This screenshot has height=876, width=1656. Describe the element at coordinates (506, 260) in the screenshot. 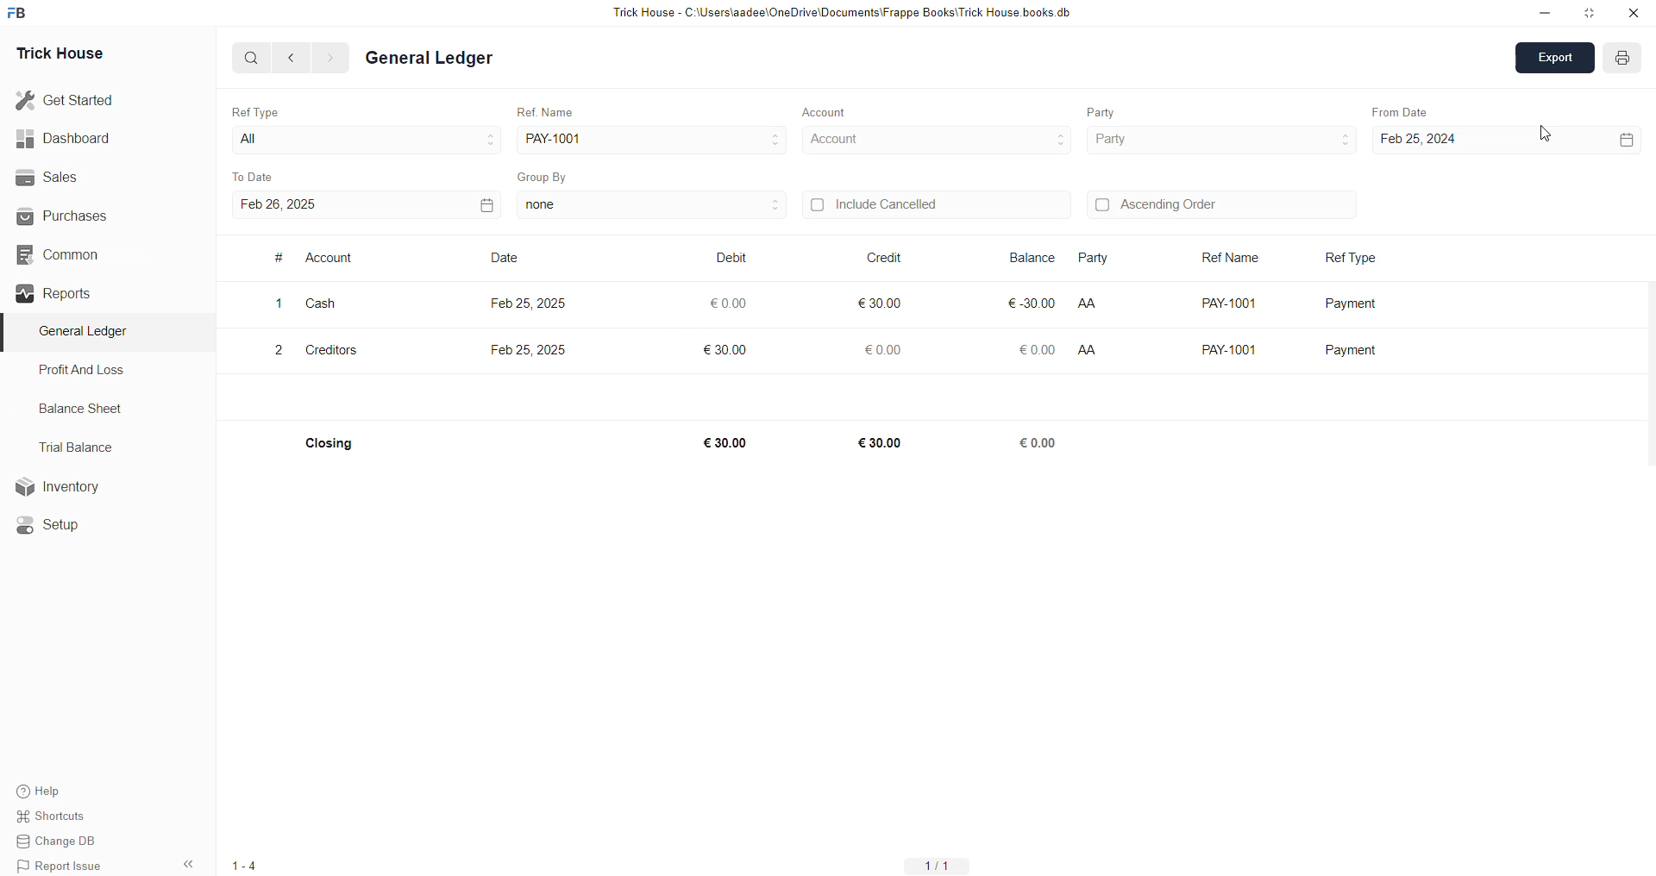

I see `Date` at that location.